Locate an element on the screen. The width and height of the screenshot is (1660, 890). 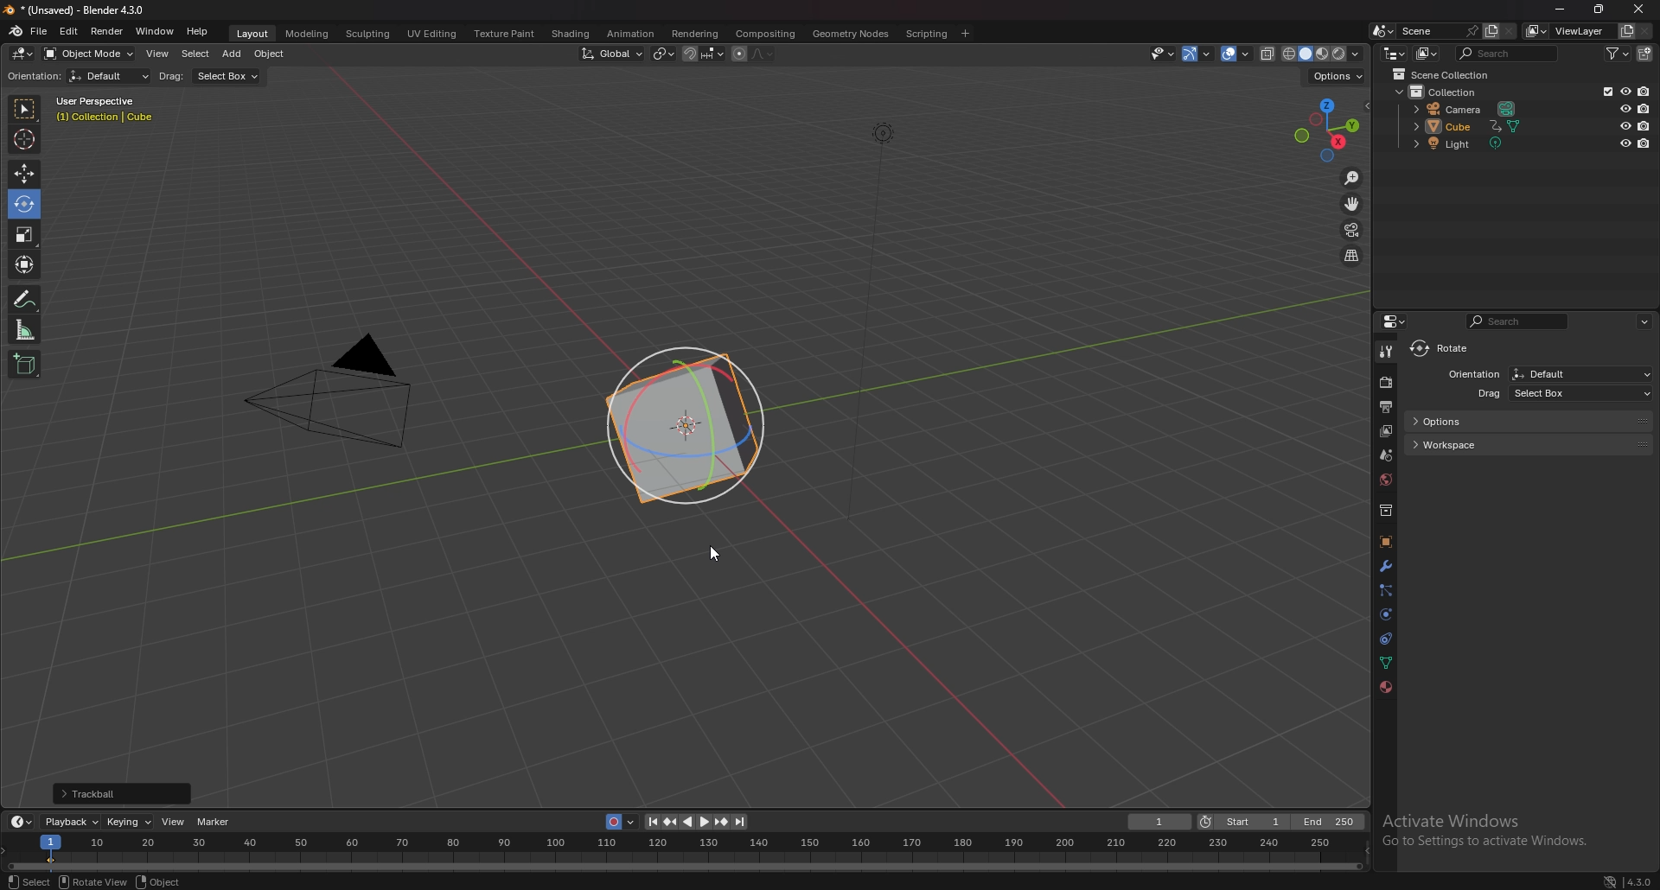
Default is located at coordinates (111, 78).